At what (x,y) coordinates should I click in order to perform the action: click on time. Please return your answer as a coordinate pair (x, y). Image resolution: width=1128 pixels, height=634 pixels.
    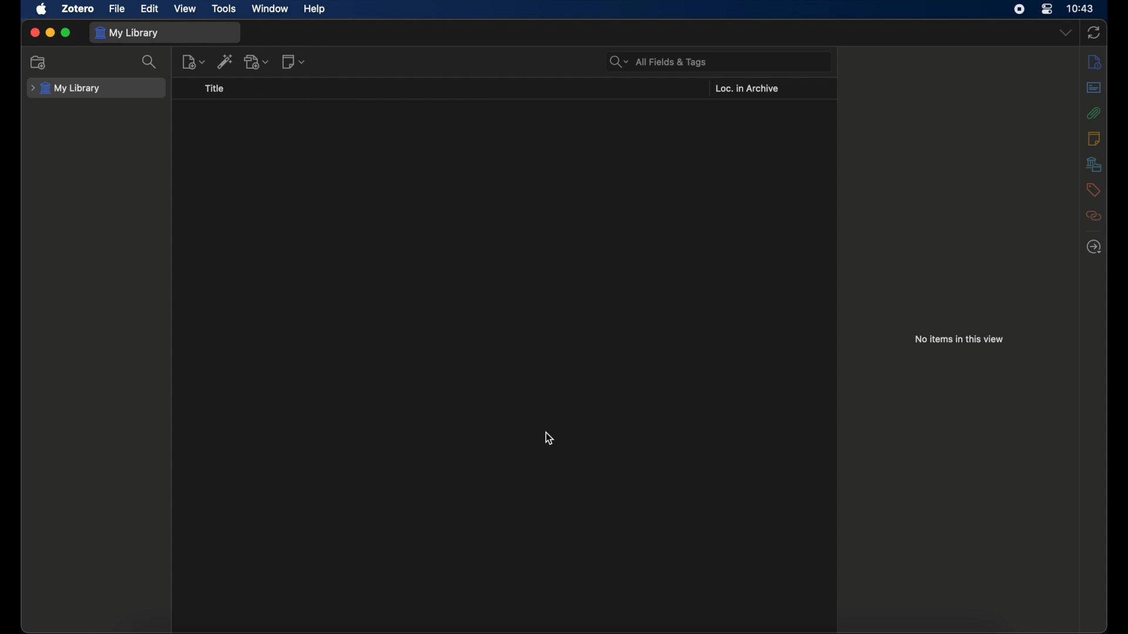
    Looking at the image, I should click on (1082, 8).